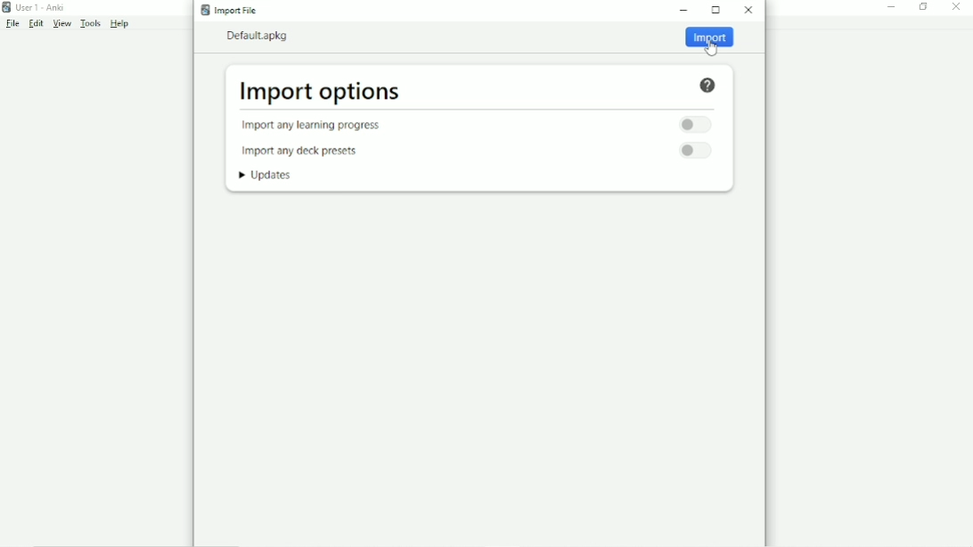 This screenshot has height=547, width=973. I want to click on File, so click(13, 23).